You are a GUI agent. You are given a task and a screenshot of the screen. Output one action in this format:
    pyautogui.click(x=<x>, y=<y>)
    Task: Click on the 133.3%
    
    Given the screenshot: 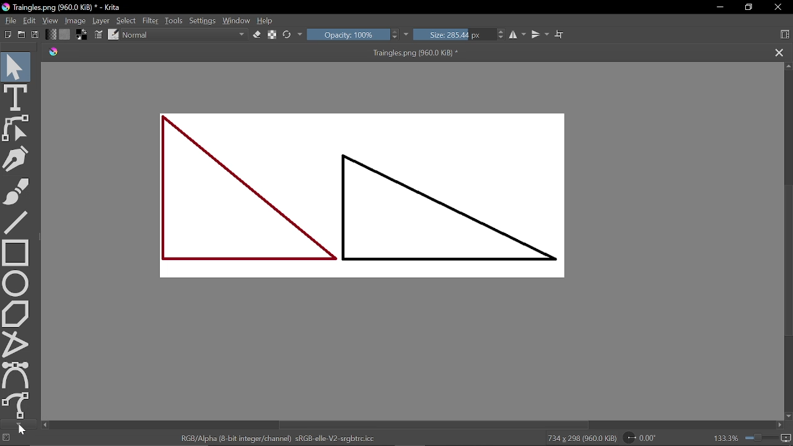 What is the action you would take?
    pyautogui.click(x=726, y=439)
    